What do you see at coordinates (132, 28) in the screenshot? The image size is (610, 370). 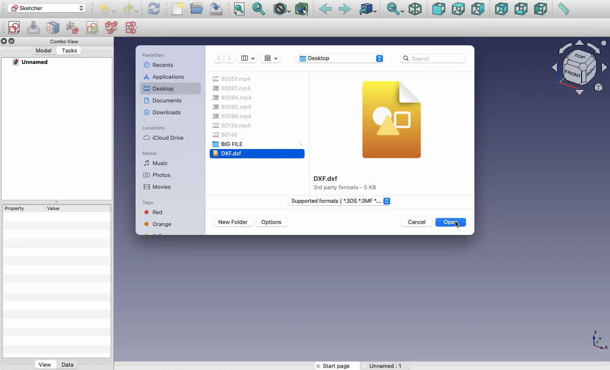 I see `Mirror sketch` at bounding box center [132, 28].